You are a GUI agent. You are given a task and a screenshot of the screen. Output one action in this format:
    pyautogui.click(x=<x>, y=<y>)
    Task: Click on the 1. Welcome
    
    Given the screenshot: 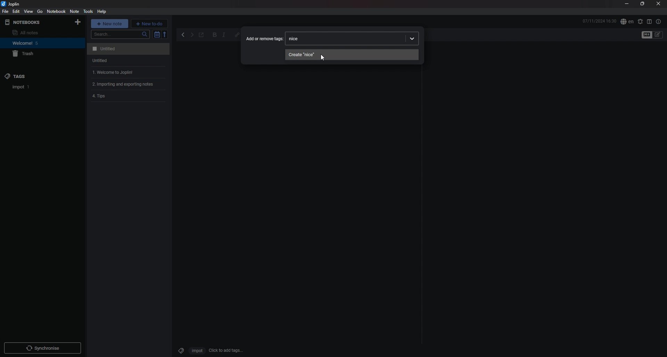 What is the action you would take?
    pyautogui.click(x=110, y=72)
    